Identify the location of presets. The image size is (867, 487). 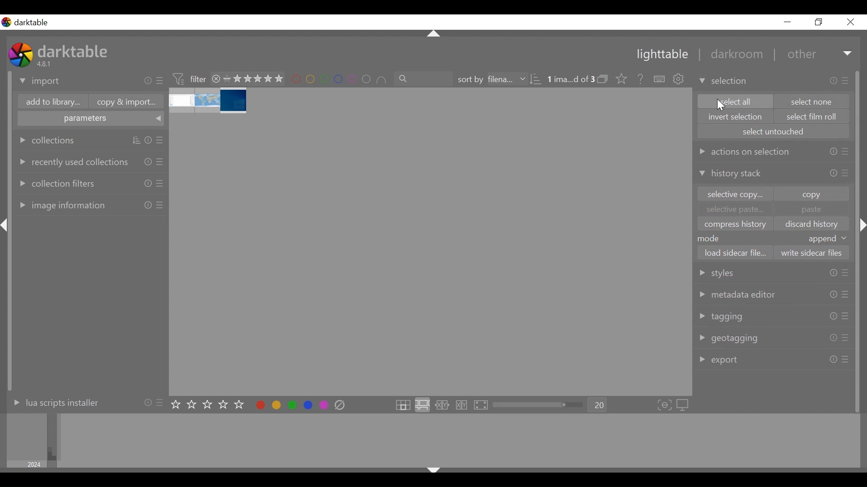
(845, 272).